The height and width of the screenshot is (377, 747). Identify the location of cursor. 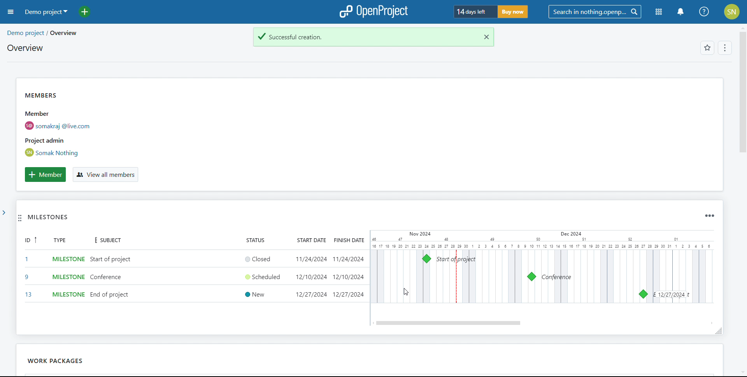
(408, 295).